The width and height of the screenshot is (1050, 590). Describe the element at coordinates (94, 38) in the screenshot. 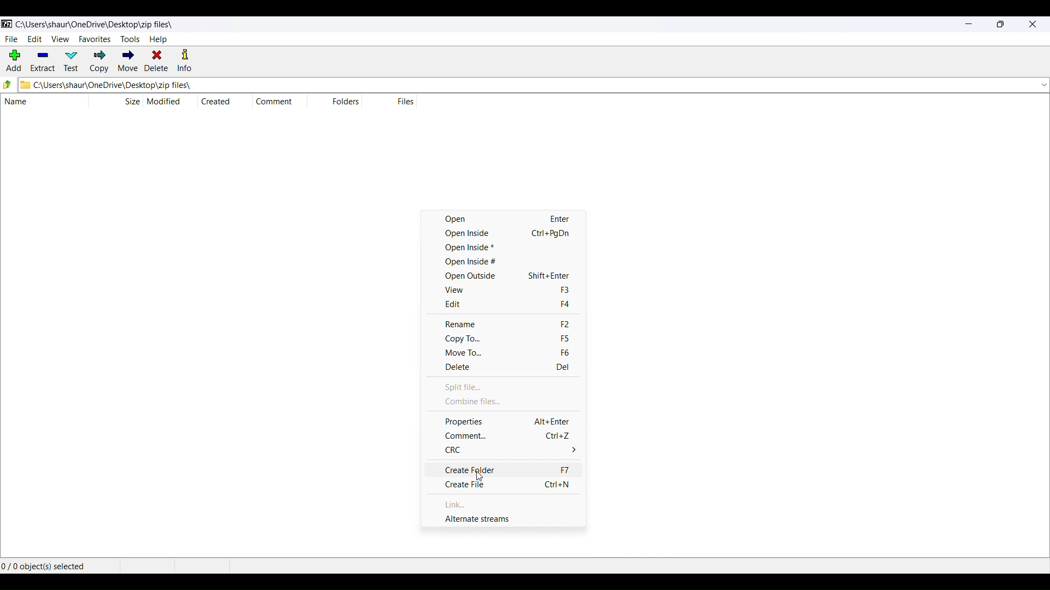

I see `FAVORITES` at that location.